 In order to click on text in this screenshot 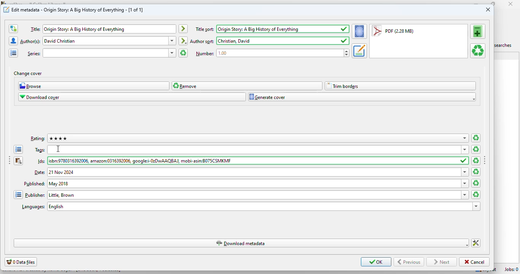, I will do `click(34, 183)`.